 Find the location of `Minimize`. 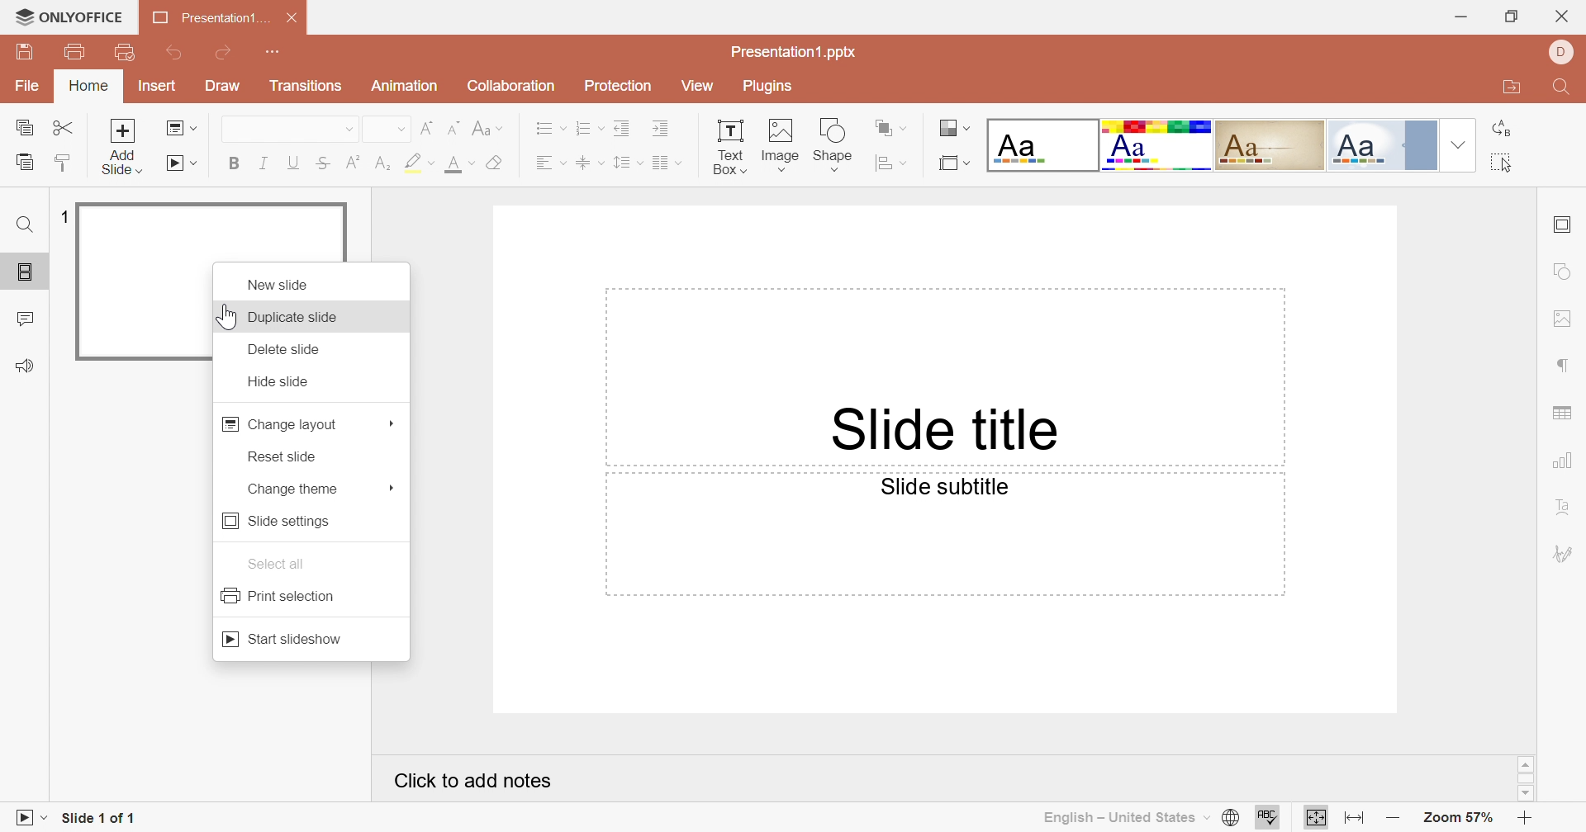

Minimize is located at coordinates (1455, 17).